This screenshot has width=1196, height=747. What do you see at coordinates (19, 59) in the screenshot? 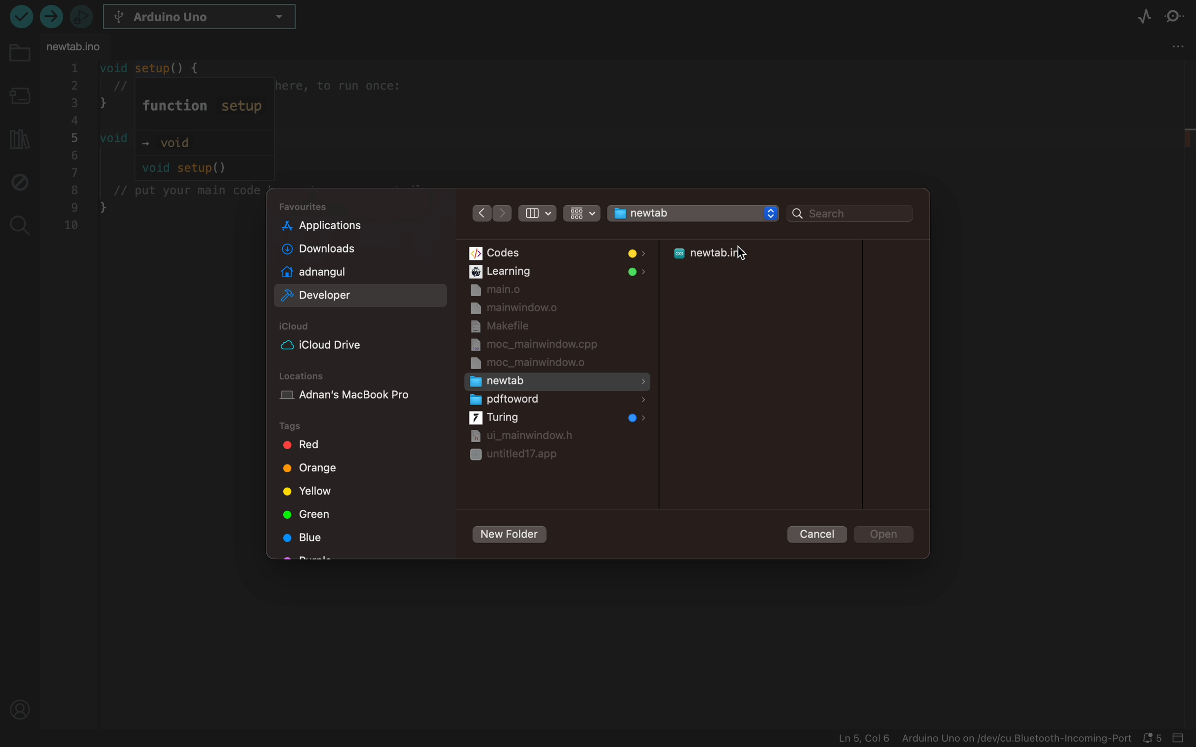
I see `folder` at bounding box center [19, 59].